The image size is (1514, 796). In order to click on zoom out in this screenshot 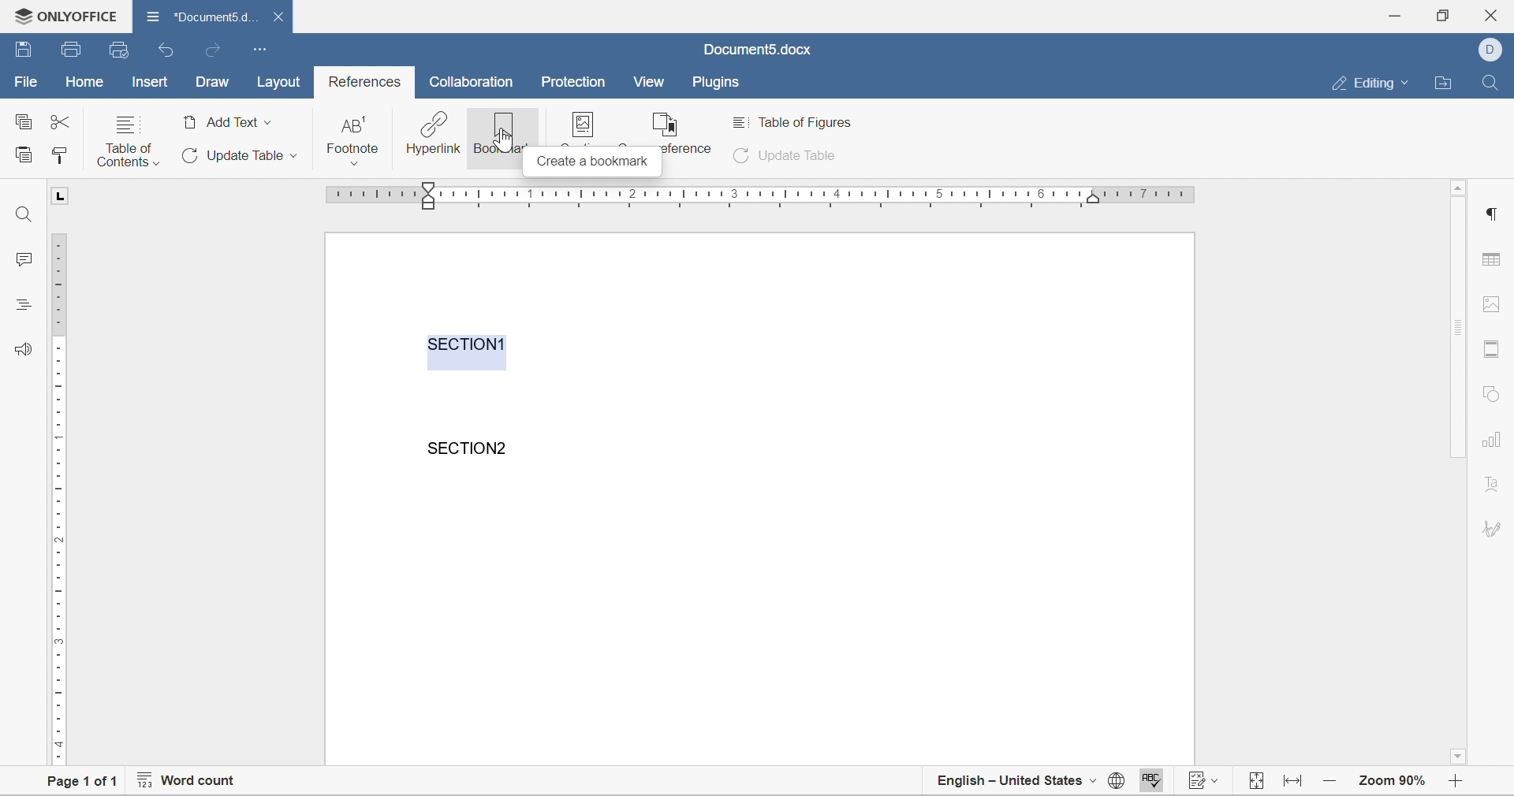, I will do `click(1460, 783)`.